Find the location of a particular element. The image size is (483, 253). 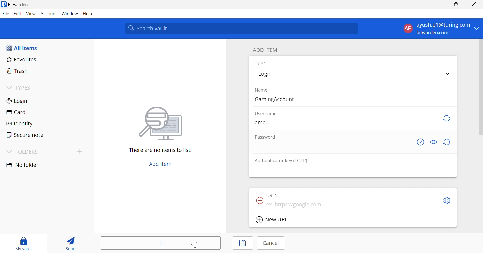

ADD ITEM is located at coordinates (266, 50).